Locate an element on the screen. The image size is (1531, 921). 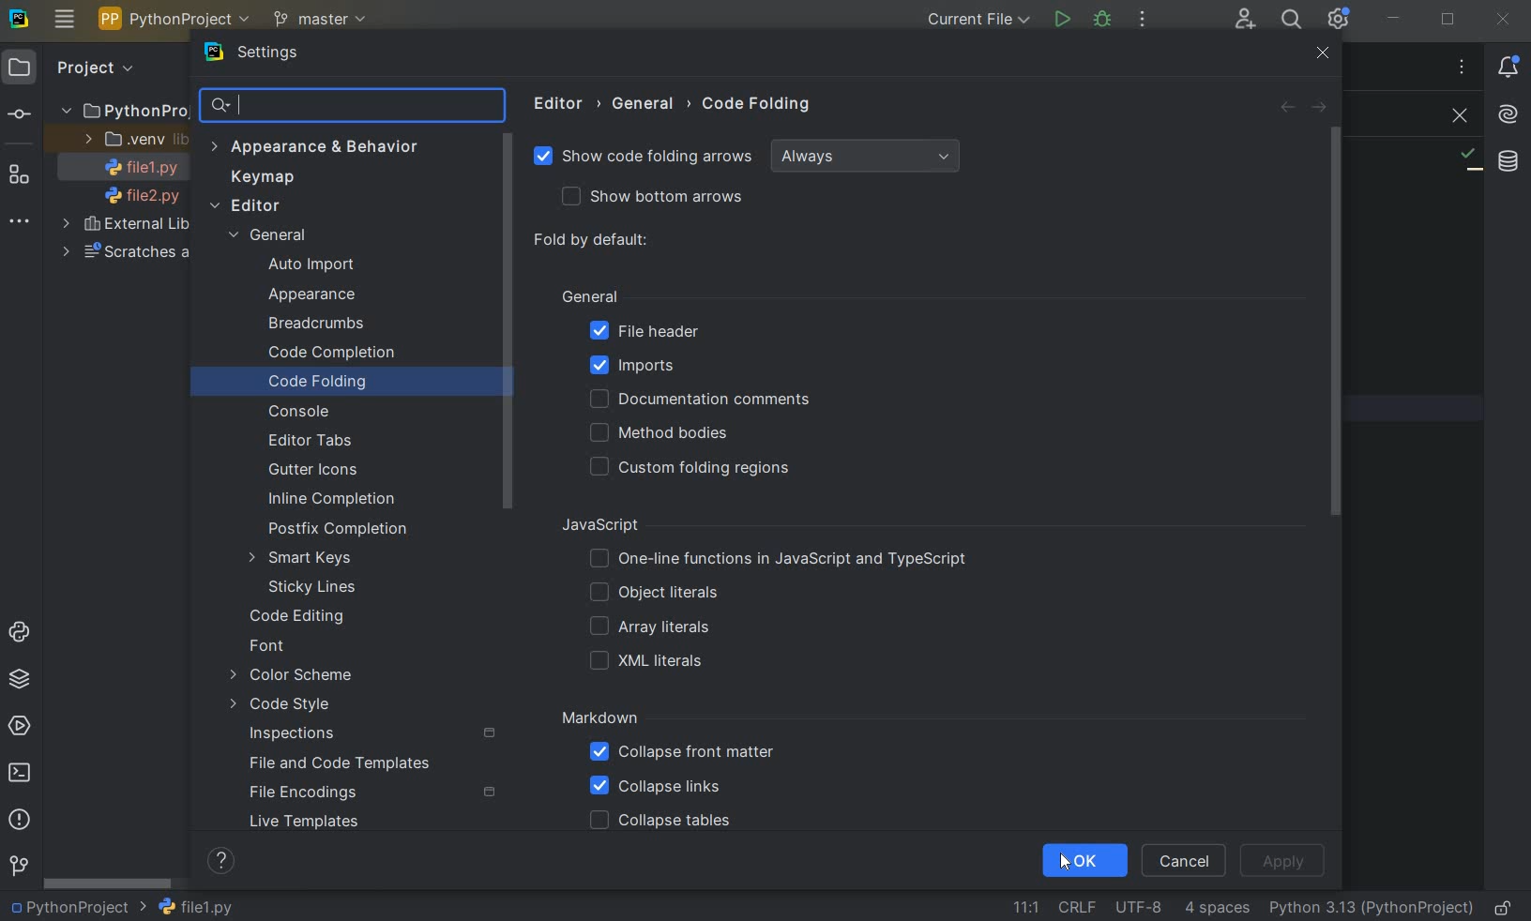
FILE ENCODING is located at coordinates (1135, 907).